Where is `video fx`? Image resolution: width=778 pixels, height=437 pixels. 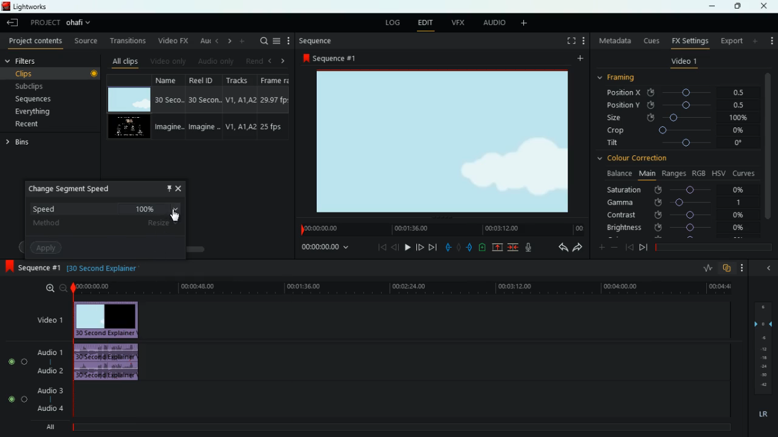 video fx is located at coordinates (172, 40).